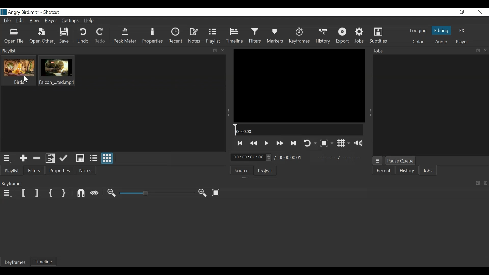 Image resolution: width=489 pixels, height=275 pixels. Describe the element at coordinates (152, 36) in the screenshot. I see `Properties` at that location.